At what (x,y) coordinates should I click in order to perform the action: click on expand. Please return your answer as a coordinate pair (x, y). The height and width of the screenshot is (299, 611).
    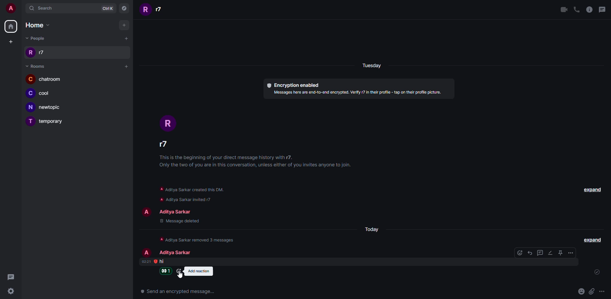
    Looking at the image, I should click on (593, 240).